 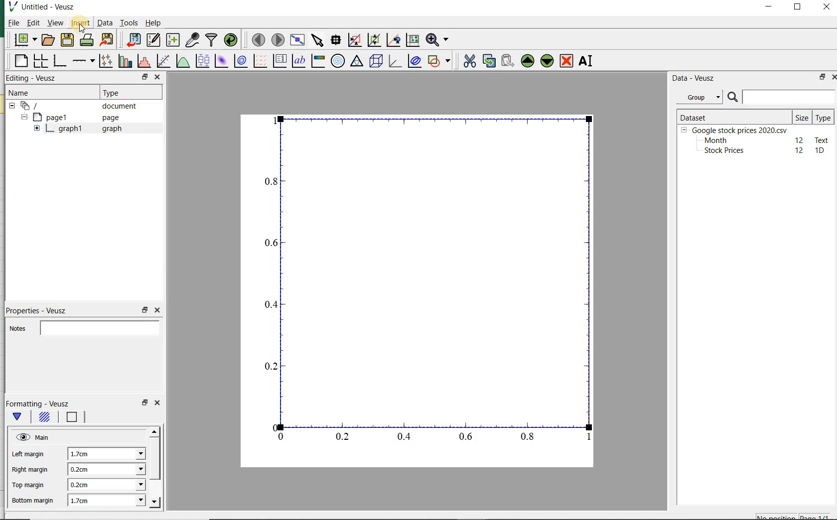 What do you see at coordinates (821, 151) in the screenshot?
I see `1D` at bounding box center [821, 151].